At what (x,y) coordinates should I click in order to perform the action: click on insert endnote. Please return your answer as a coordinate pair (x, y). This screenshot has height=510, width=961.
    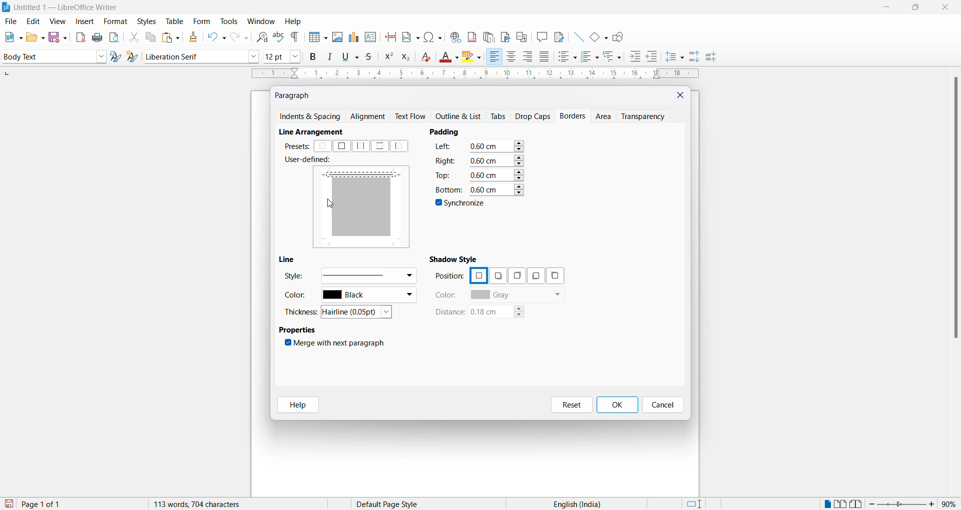
    Looking at the image, I should click on (487, 35).